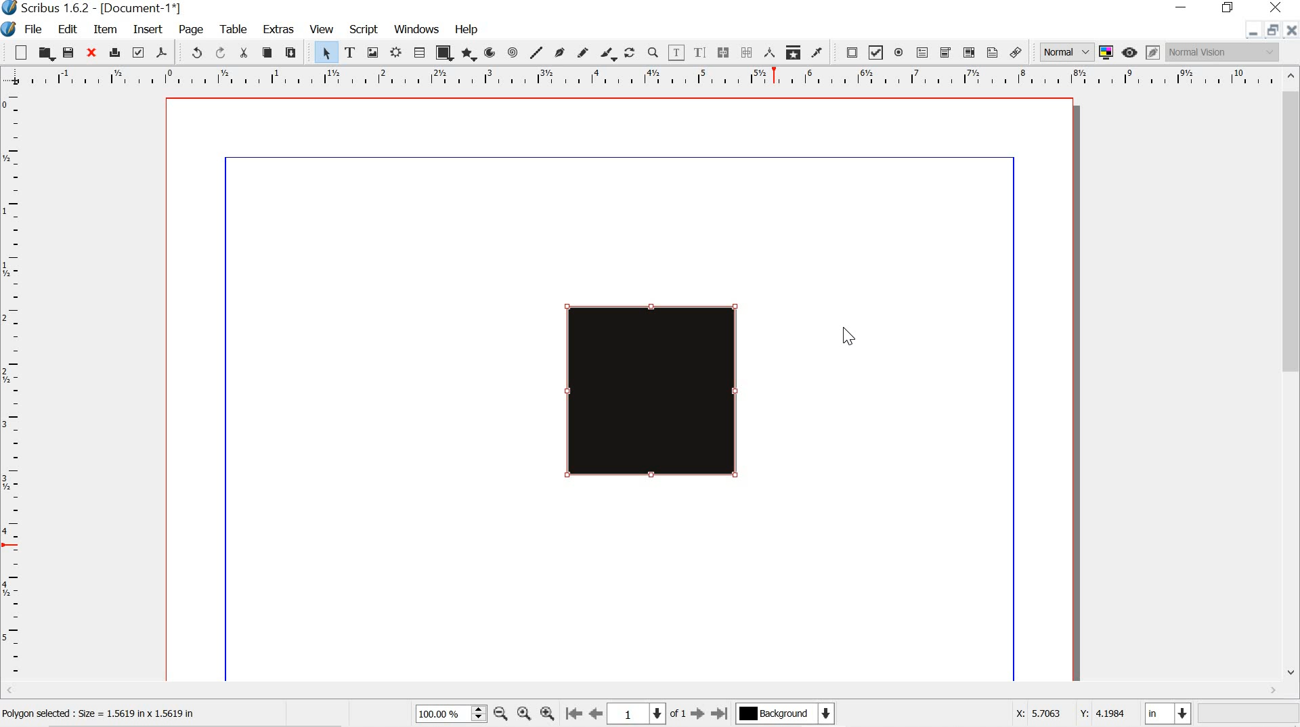 This screenshot has width=1300, height=727. Describe the element at coordinates (720, 714) in the screenshot. I see `go to last page` at that location.